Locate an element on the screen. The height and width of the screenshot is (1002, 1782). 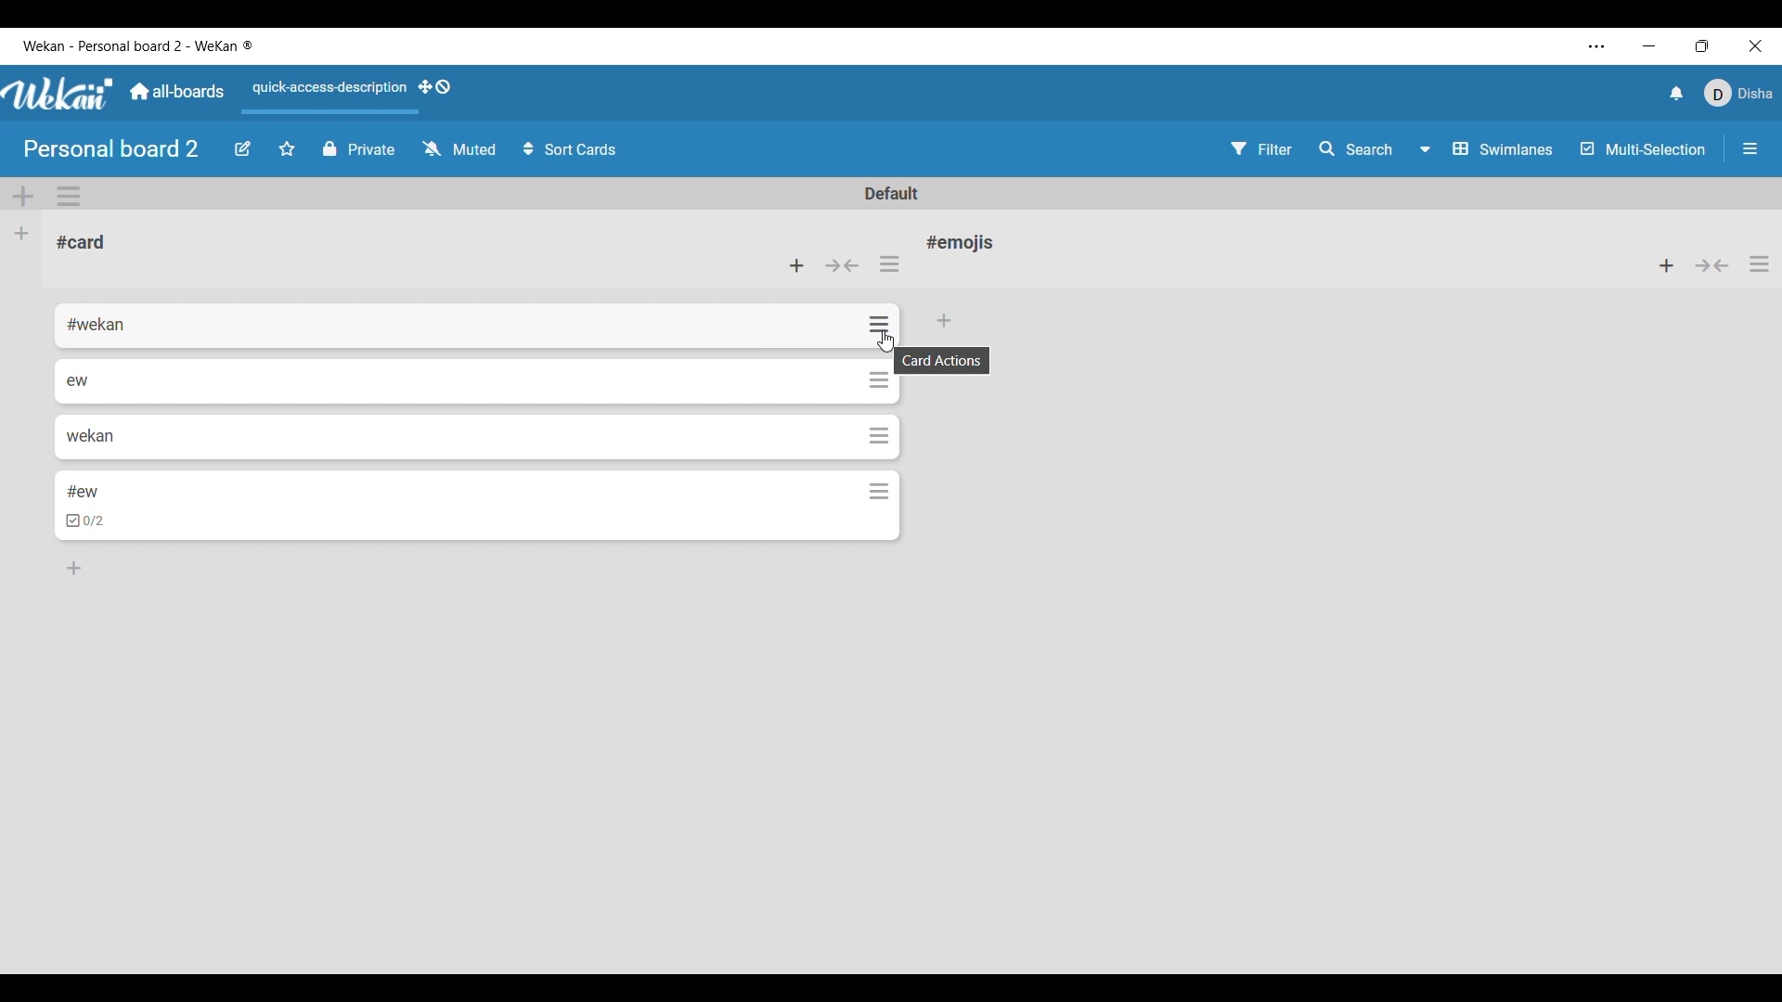
Add swimlane is located at coordinates (23, 197).